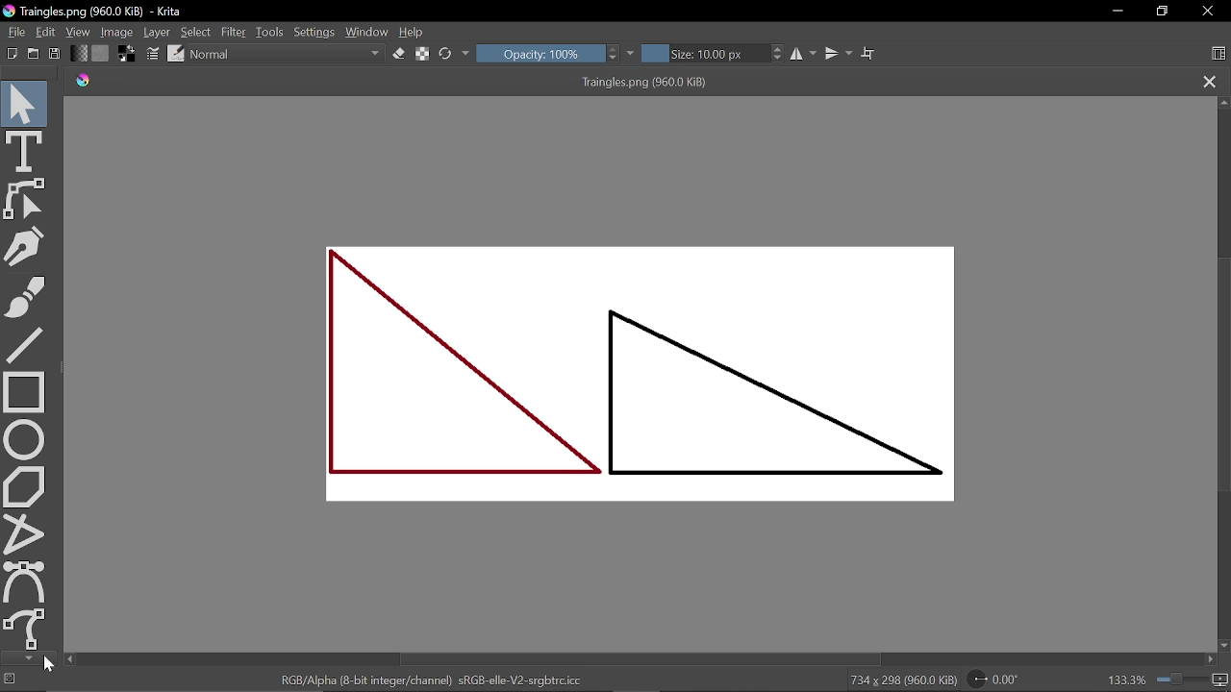 This screenshot has width=1231, height=692. Describe the element at coordinates (635, 660) in the screenshot. I see `Horizontal scrollbar` at that location.